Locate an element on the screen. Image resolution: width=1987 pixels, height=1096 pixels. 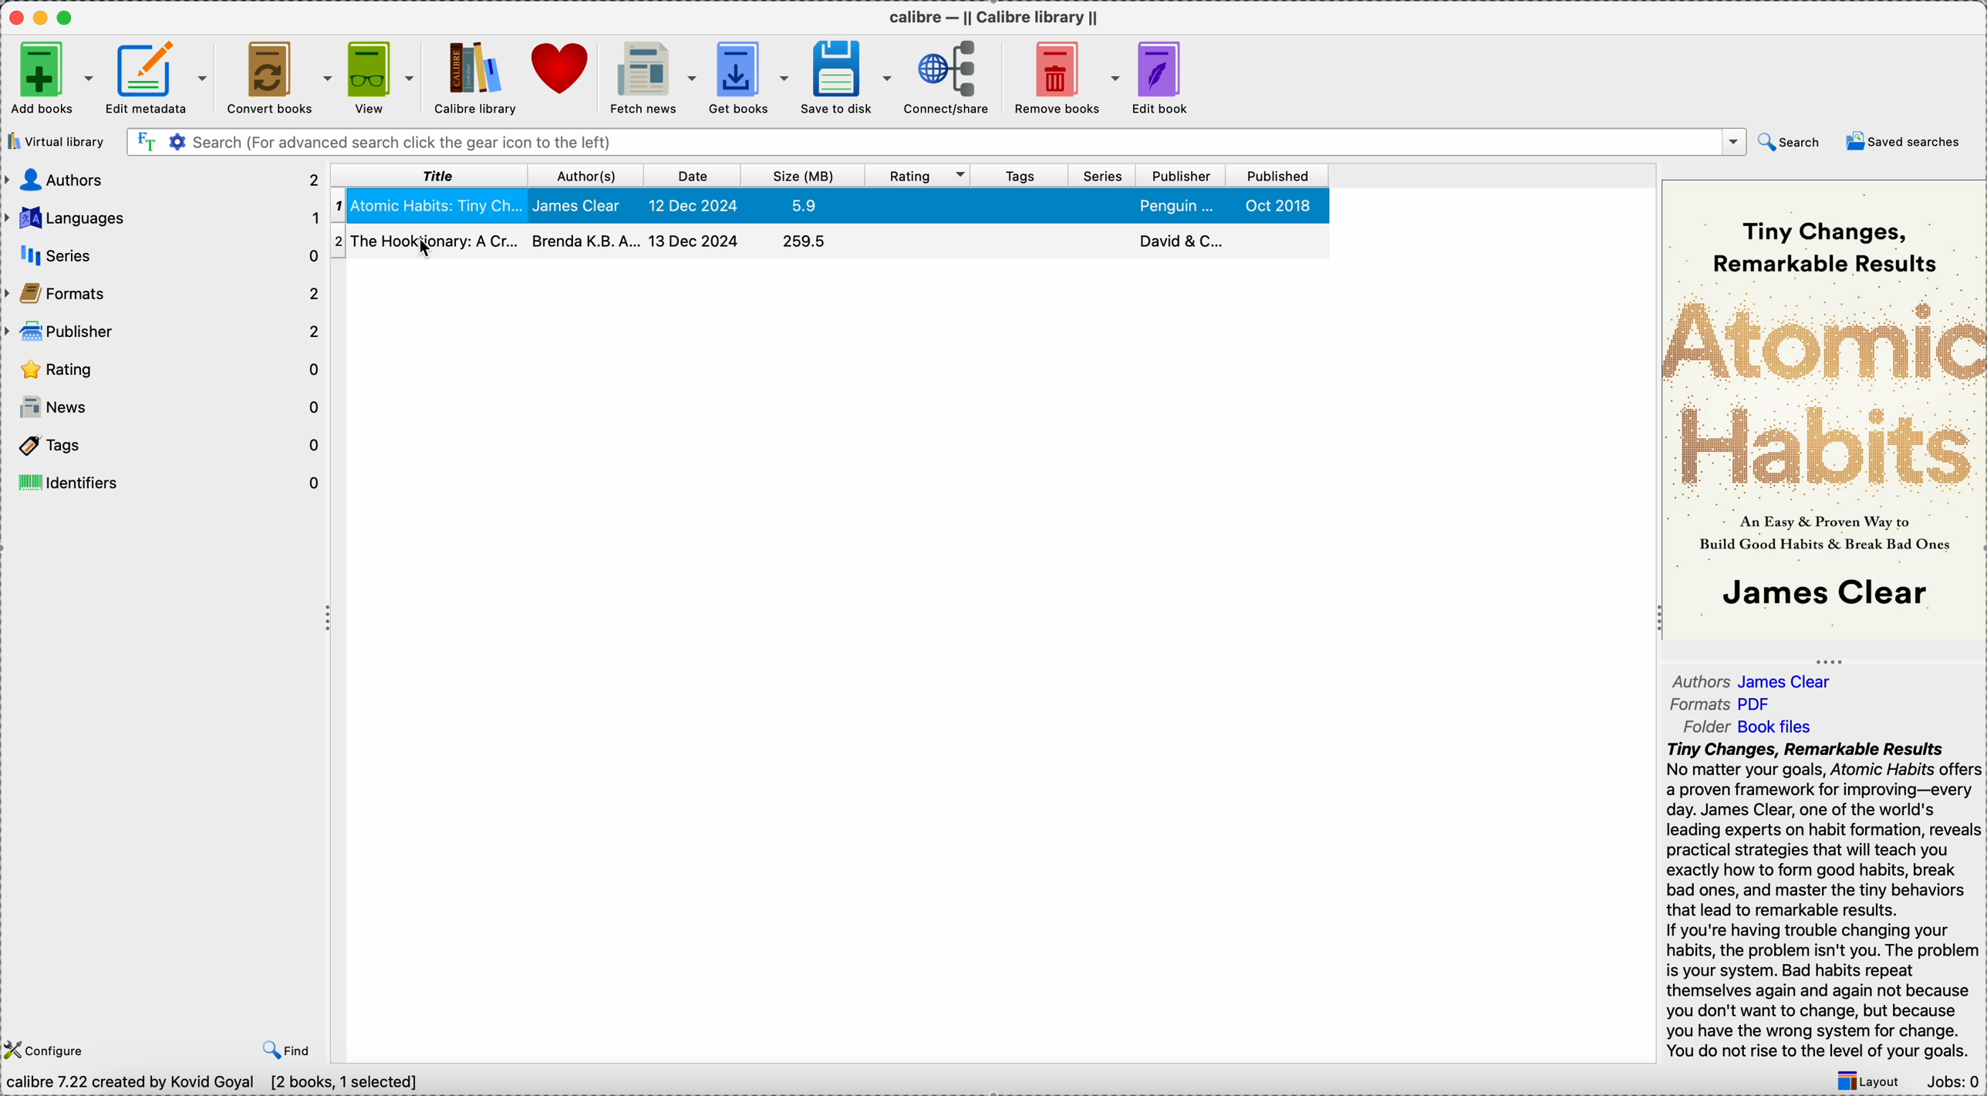
edit book is located at coordinates (1162, 78).